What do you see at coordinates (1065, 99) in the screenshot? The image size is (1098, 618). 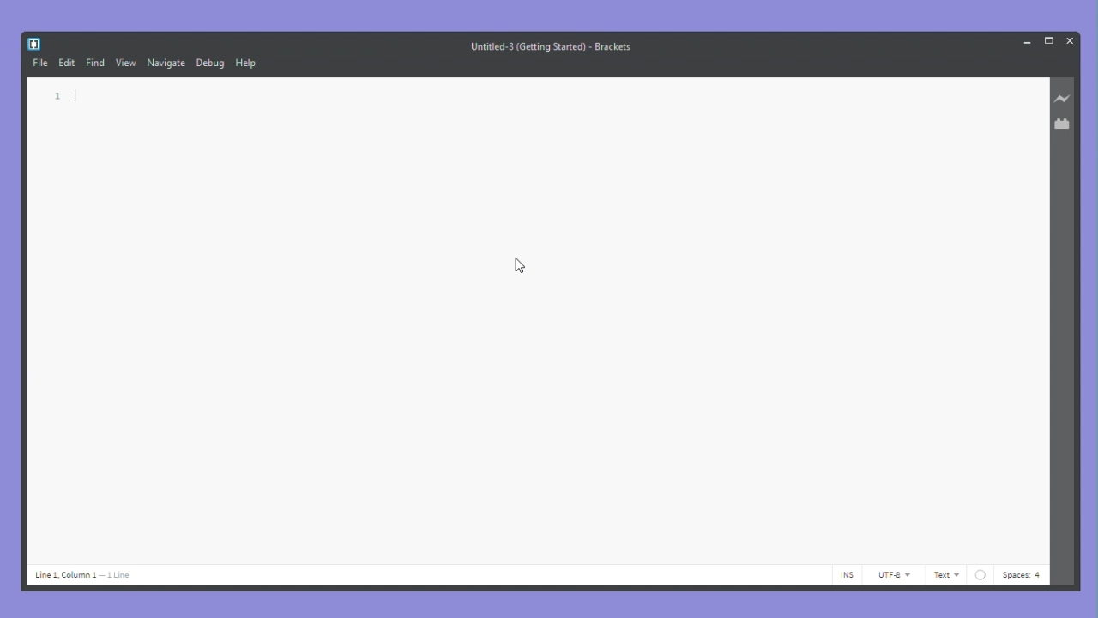 I see `Live preview` at bounding box center [1065, 99].